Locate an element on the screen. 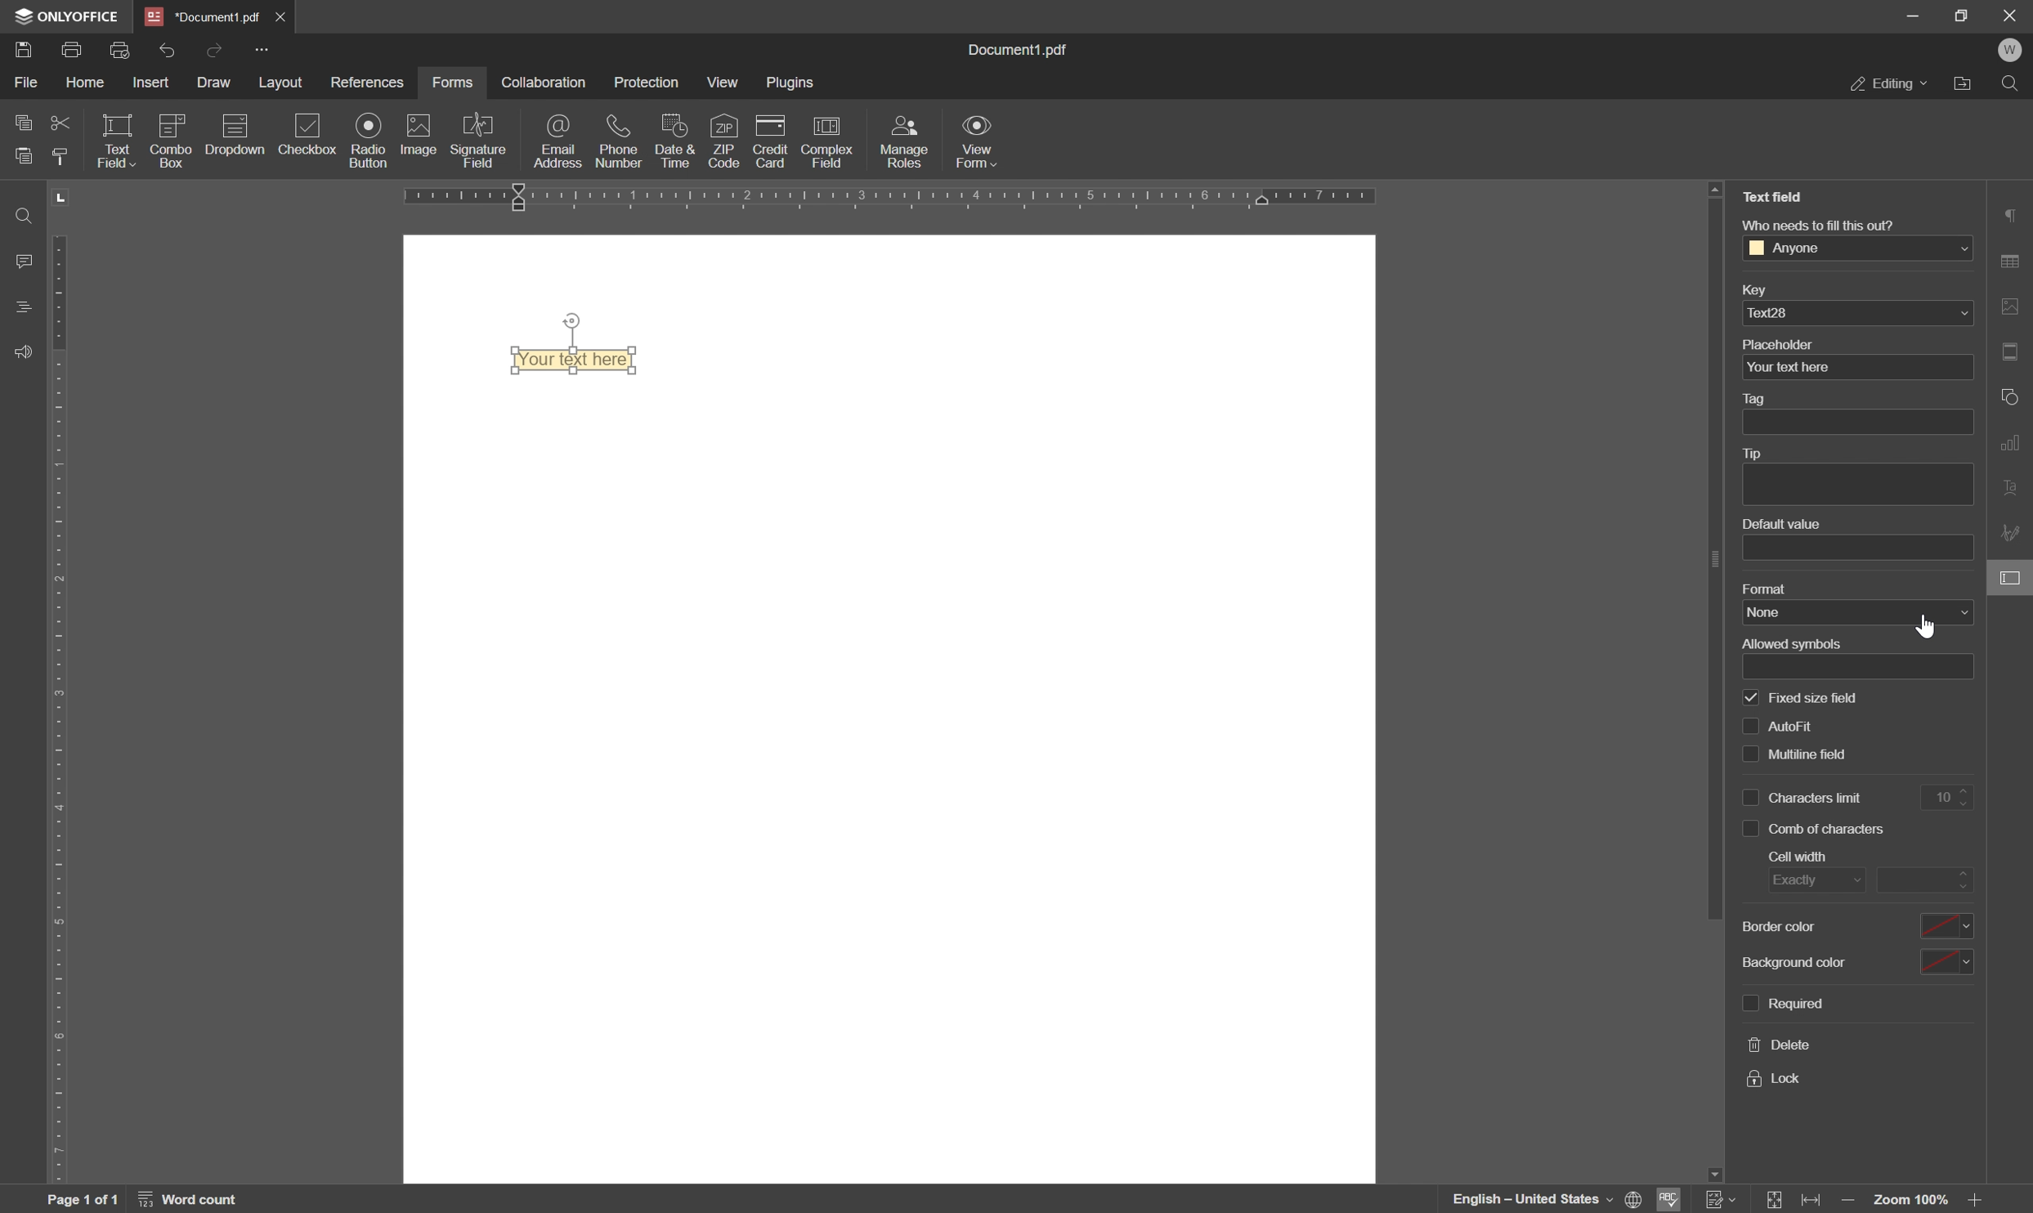 This screenshot has height=1213, width=2033. date and time is located at coordinates (679, 143).